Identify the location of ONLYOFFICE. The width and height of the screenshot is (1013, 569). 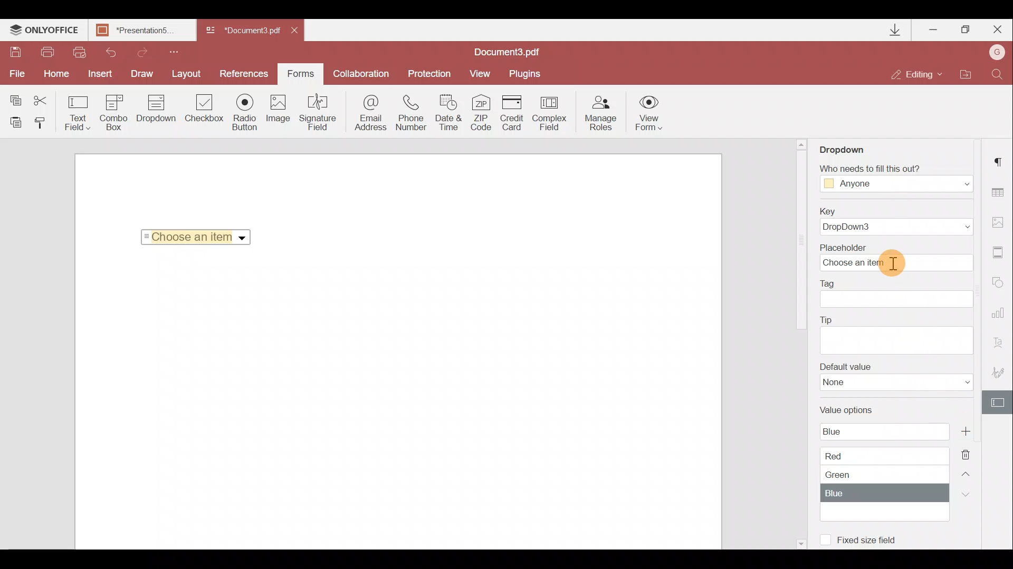
(45, 32).